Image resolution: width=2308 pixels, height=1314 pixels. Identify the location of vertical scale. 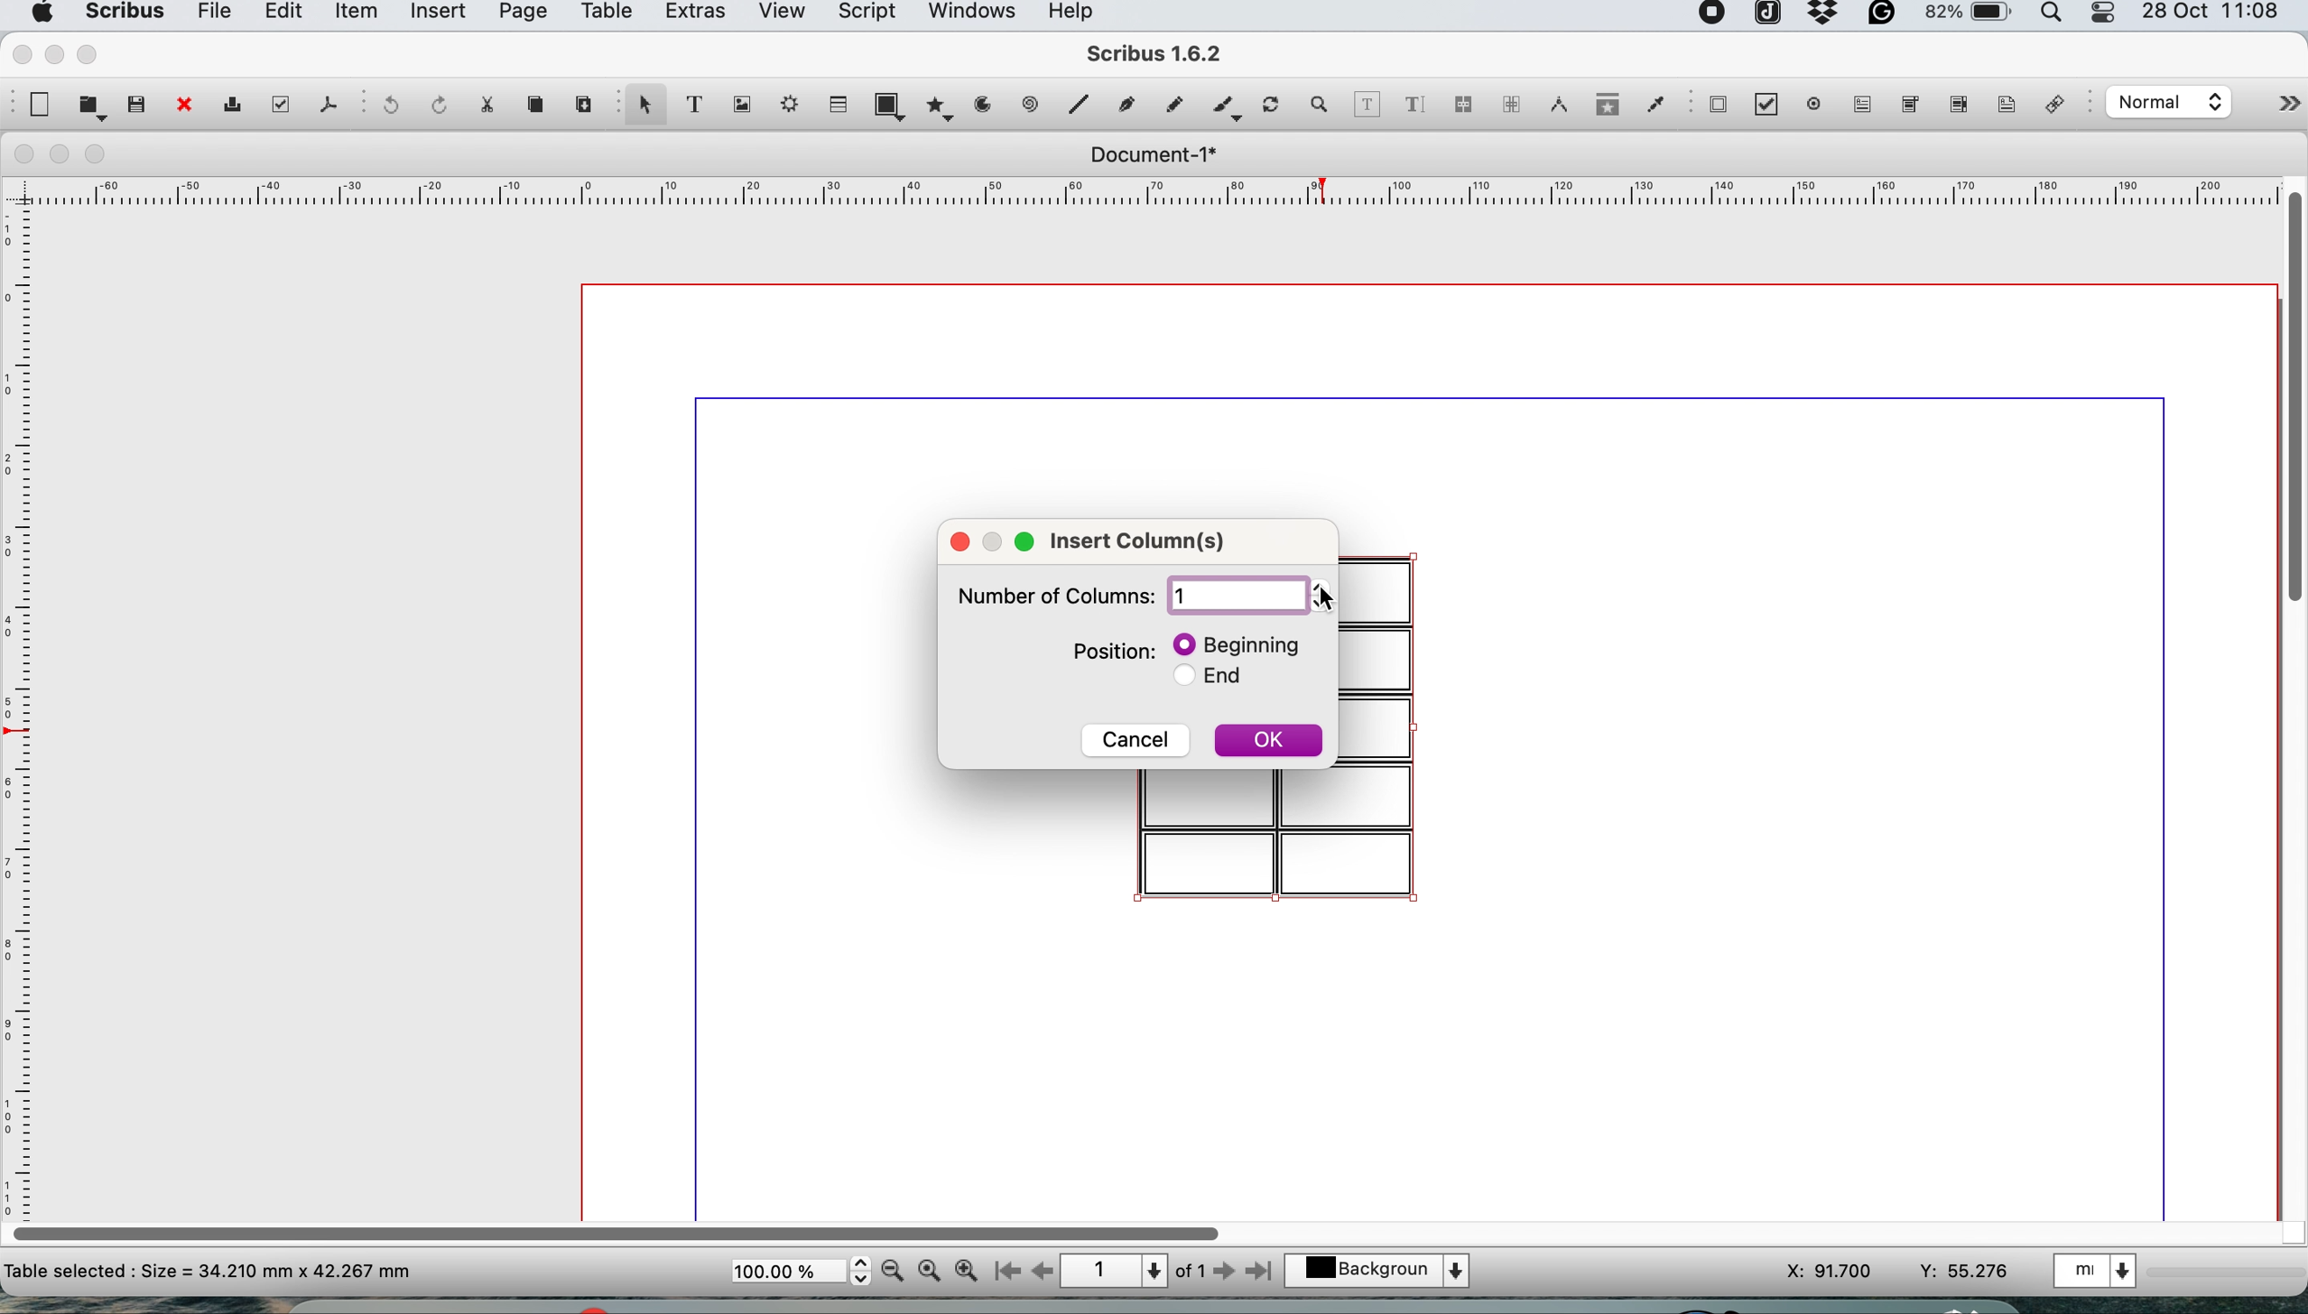
(23, 693).